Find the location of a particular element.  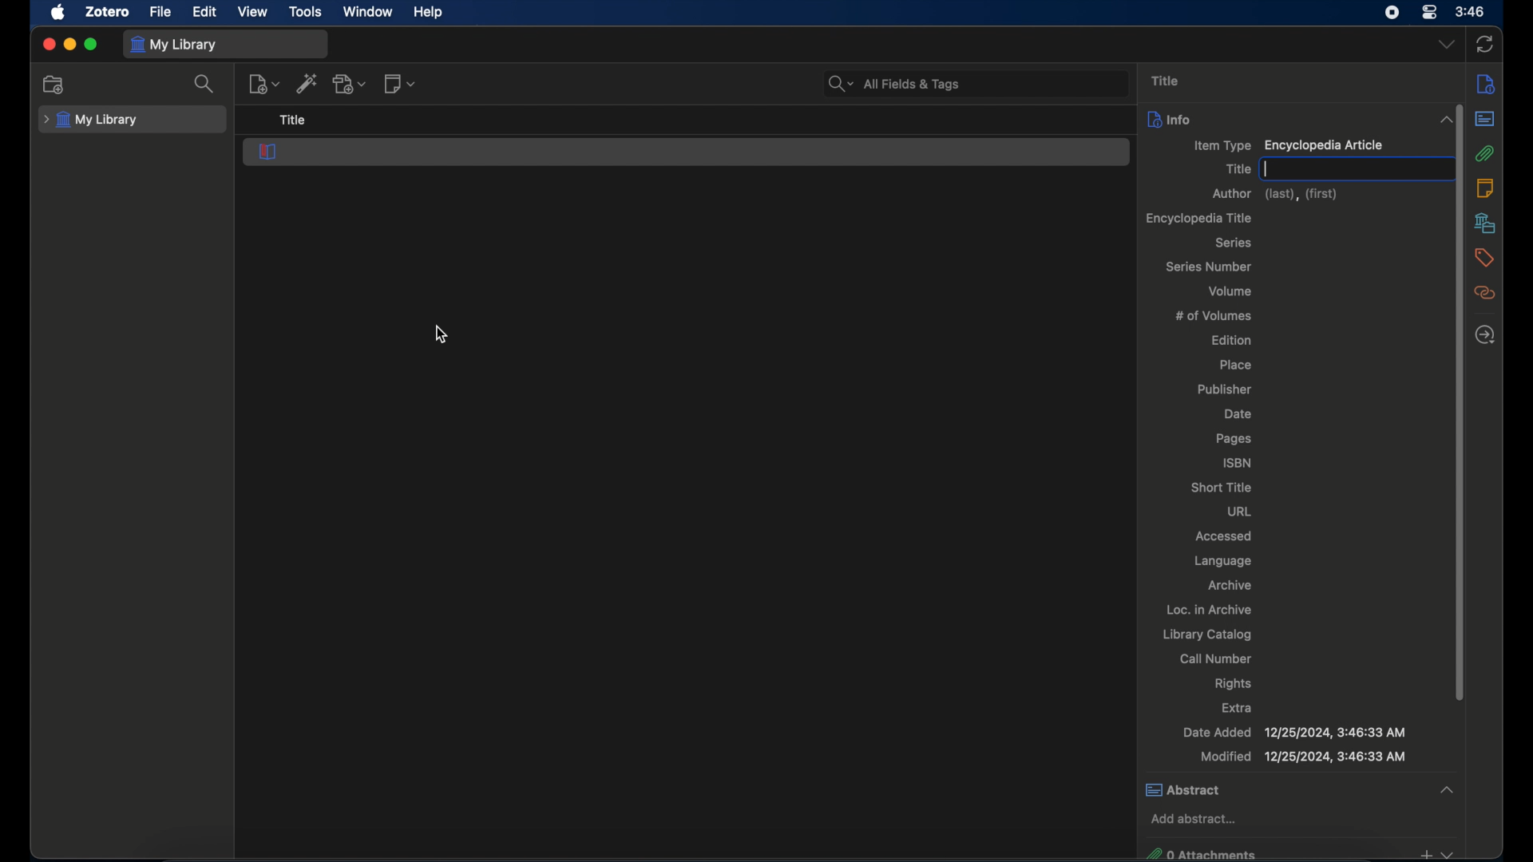

close is located at coordinates (48, 45).